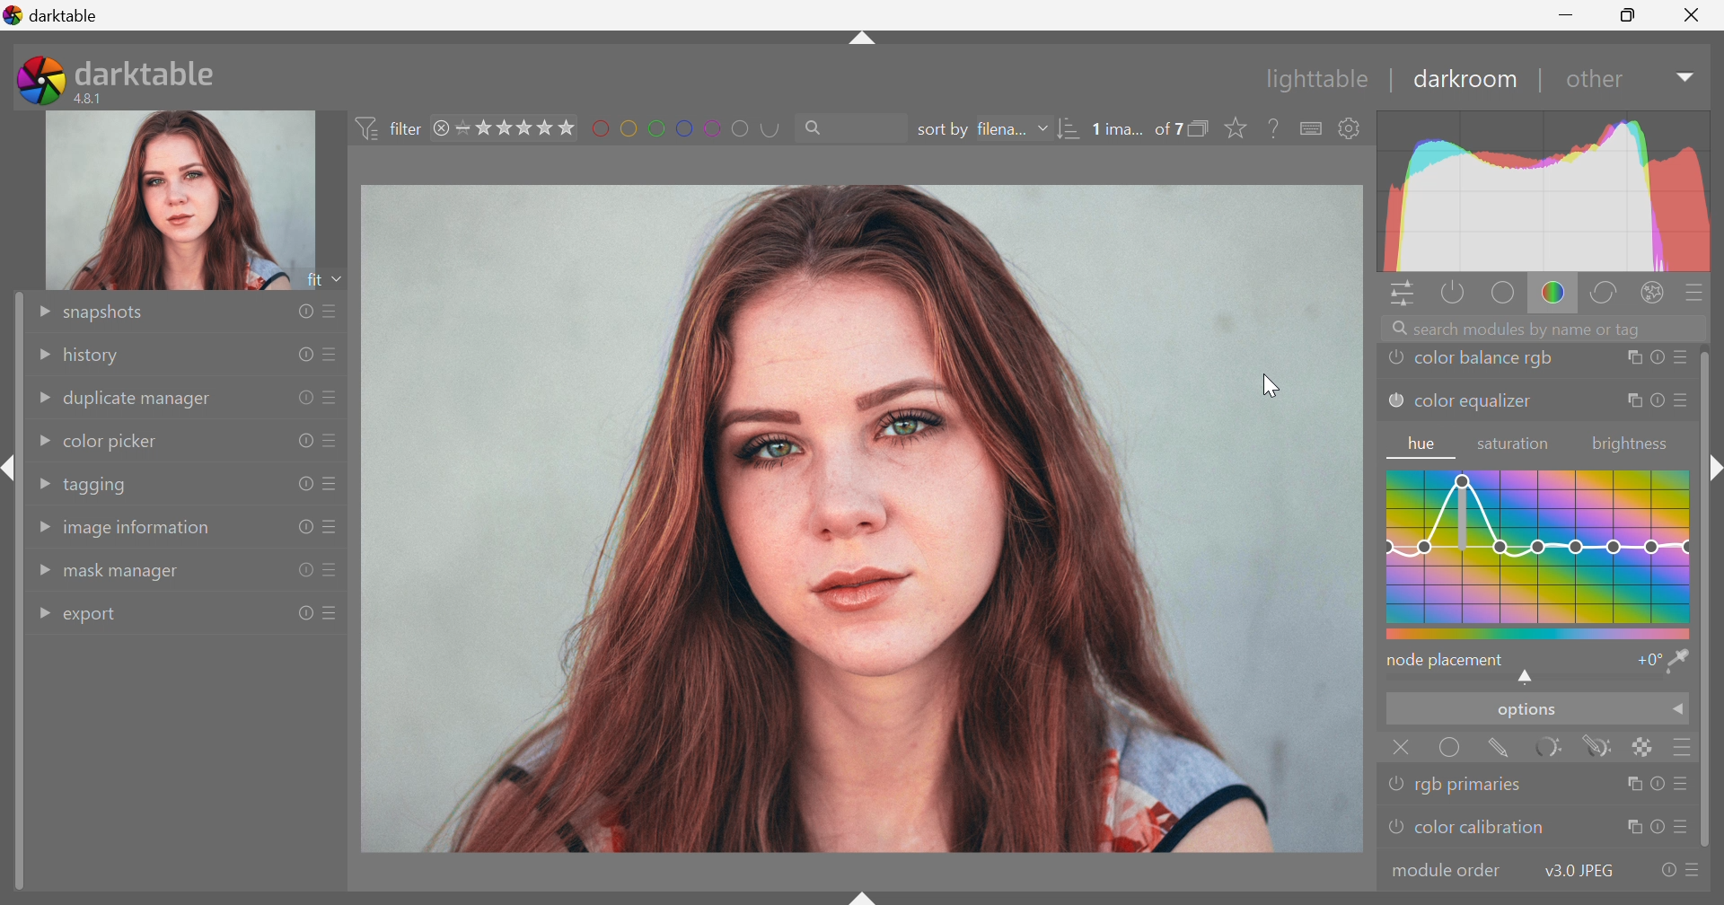  I want to click on Drop Down, so click(37, 311).